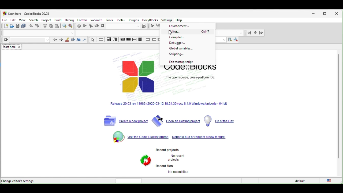  What do you see at coordinates (152, 26) in the screenshot?
I see `continue` at bounding box center [152, 26].